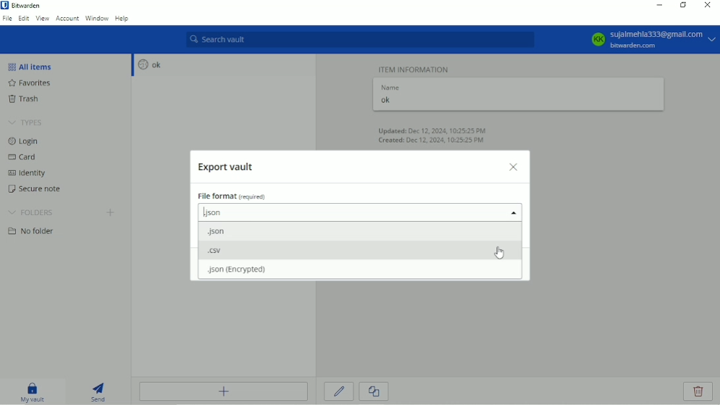  What do you see at coordinates (123, 19) in the screenshot?
I see `Help` at bounding box center [123, 19].